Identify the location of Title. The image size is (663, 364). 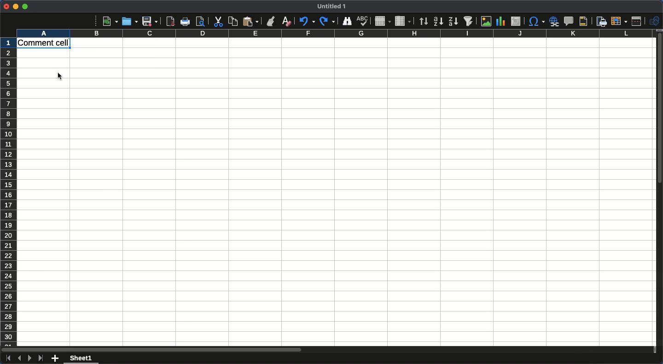
(332, 6).